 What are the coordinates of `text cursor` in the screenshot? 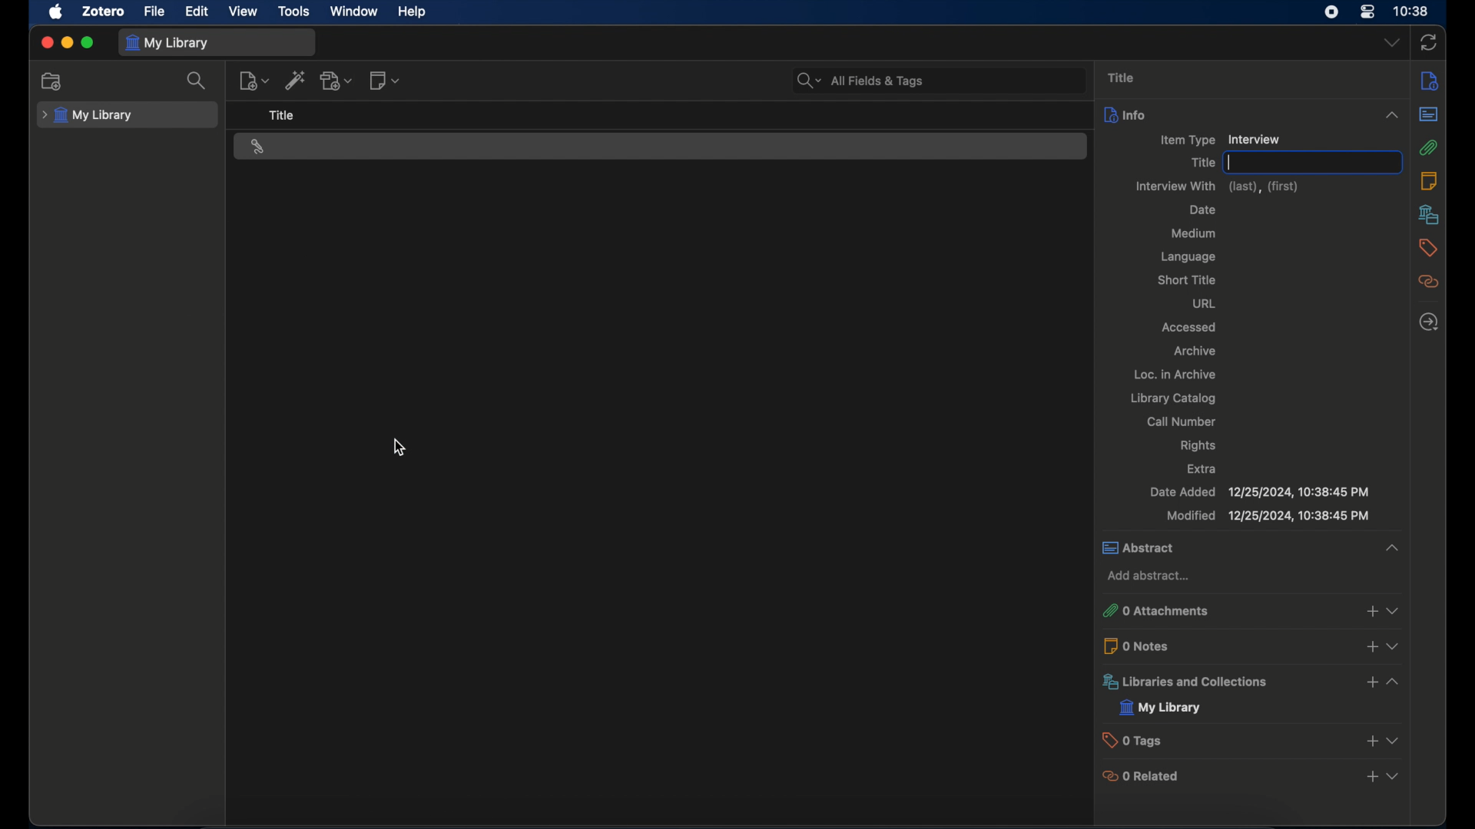 It's located at (1231, 162).